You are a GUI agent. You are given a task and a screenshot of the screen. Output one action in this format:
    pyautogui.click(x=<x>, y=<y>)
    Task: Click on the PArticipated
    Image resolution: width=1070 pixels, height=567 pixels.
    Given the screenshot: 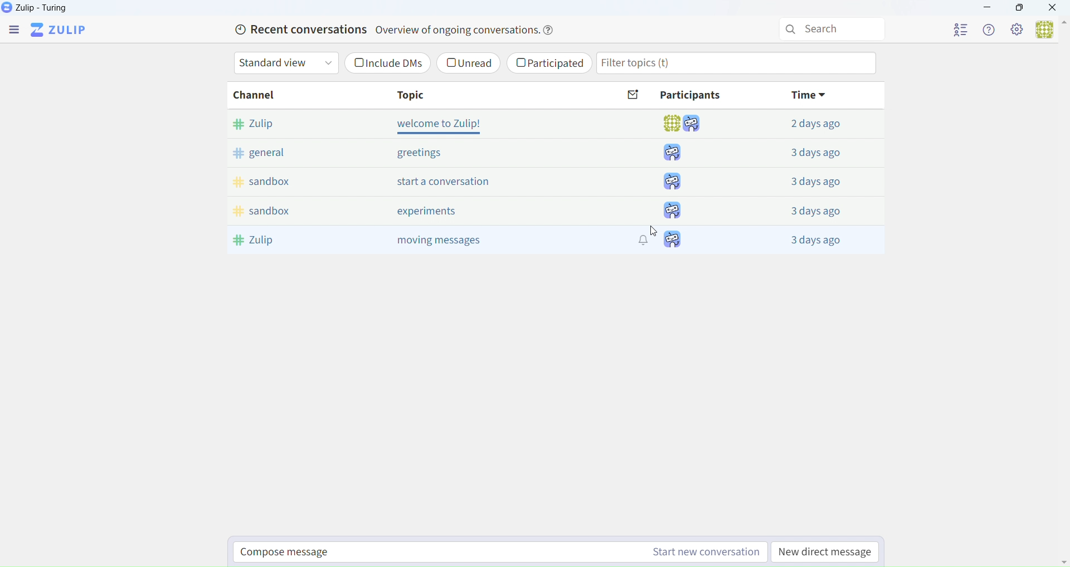 What is the action you would take?
    pyautogui.click(x=552, y=63)
    